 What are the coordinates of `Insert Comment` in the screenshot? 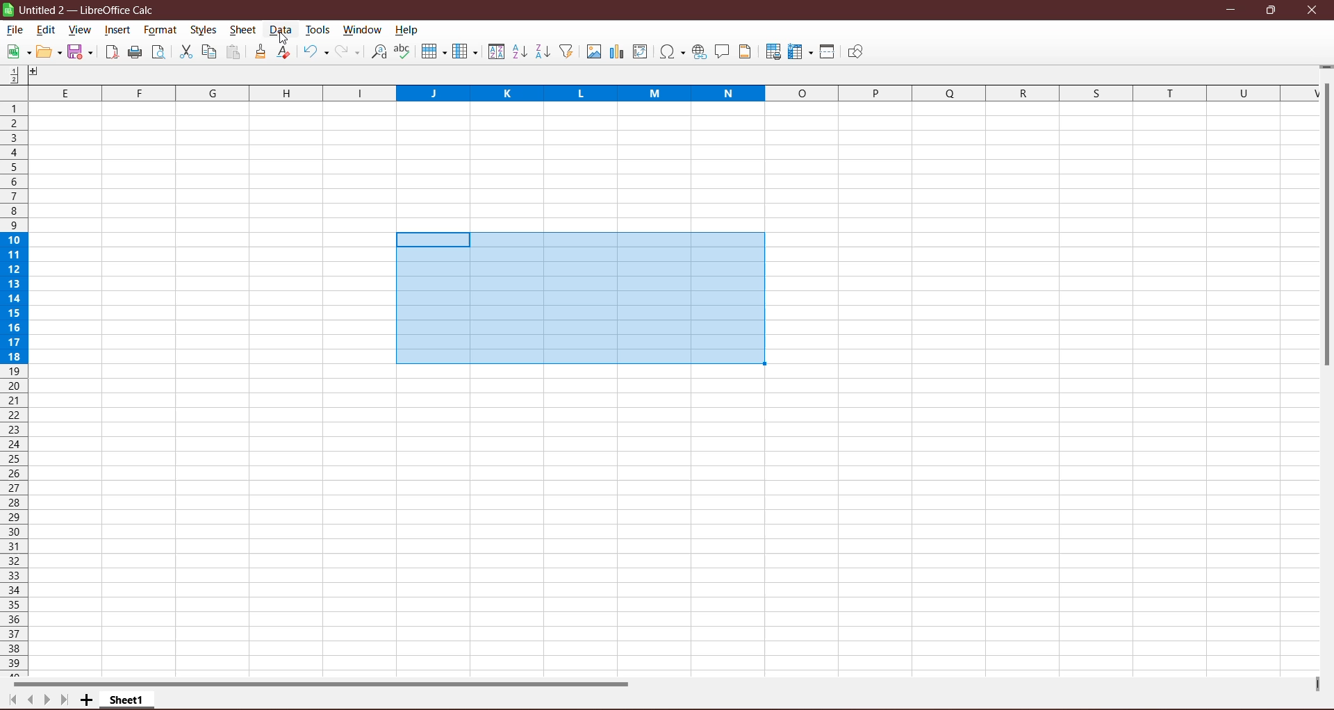 It's located at (723, 52).